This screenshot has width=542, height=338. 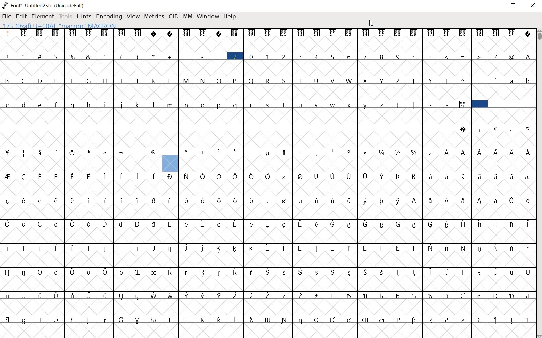 I want to click on Symbol, so click(x=90, y=248).